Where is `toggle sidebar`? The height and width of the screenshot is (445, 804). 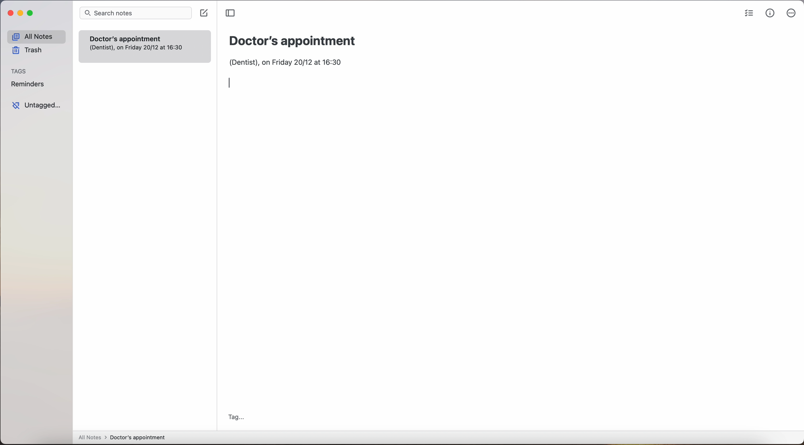 toggle sidebar is located at coordinates (230, 13).